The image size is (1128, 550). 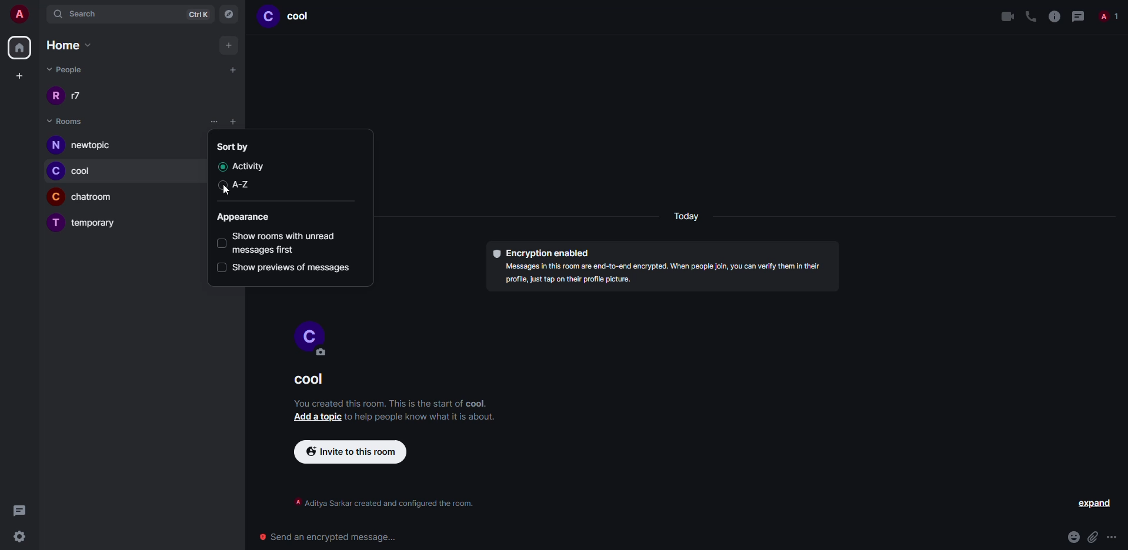 What do you see at coordinates (234, 147) in the screenshot?
I see `sort by` at bounding box center [234, 147].